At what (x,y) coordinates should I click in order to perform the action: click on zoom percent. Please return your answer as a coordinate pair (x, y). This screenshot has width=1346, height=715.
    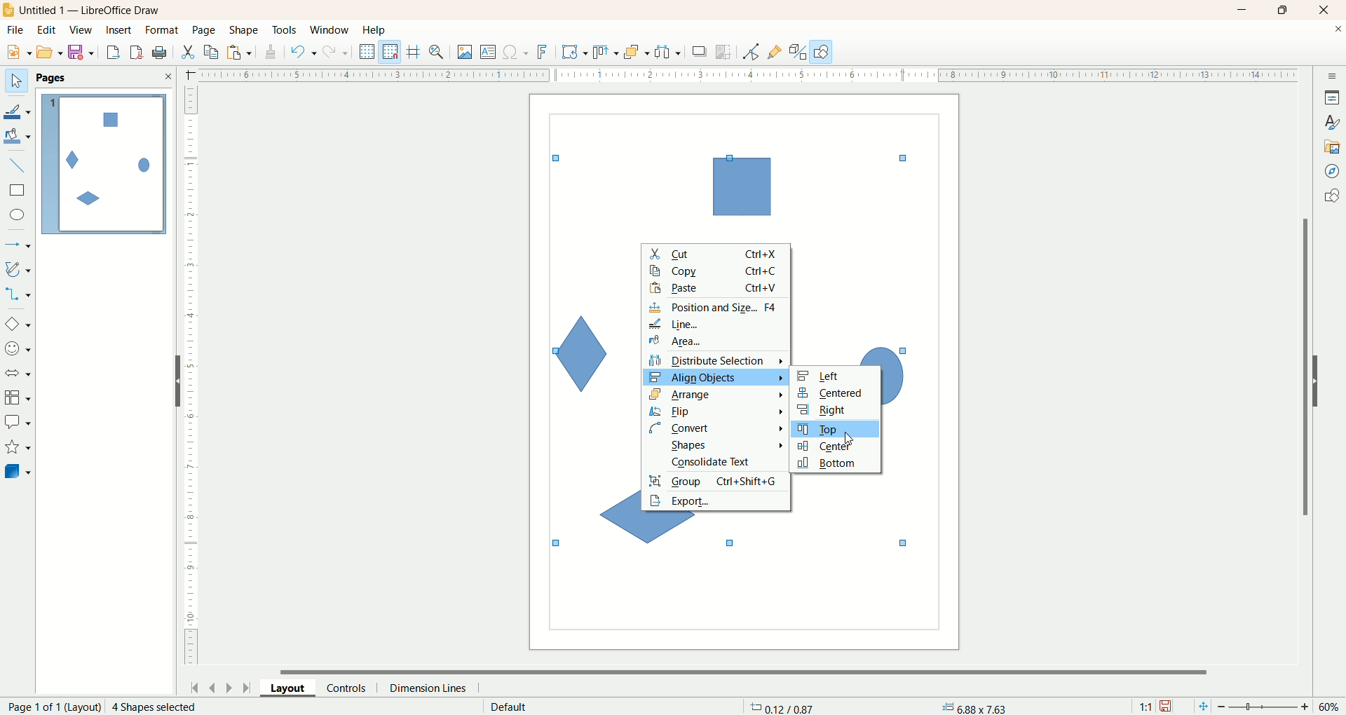
    Looking at the image, I should click on (1331, 707).